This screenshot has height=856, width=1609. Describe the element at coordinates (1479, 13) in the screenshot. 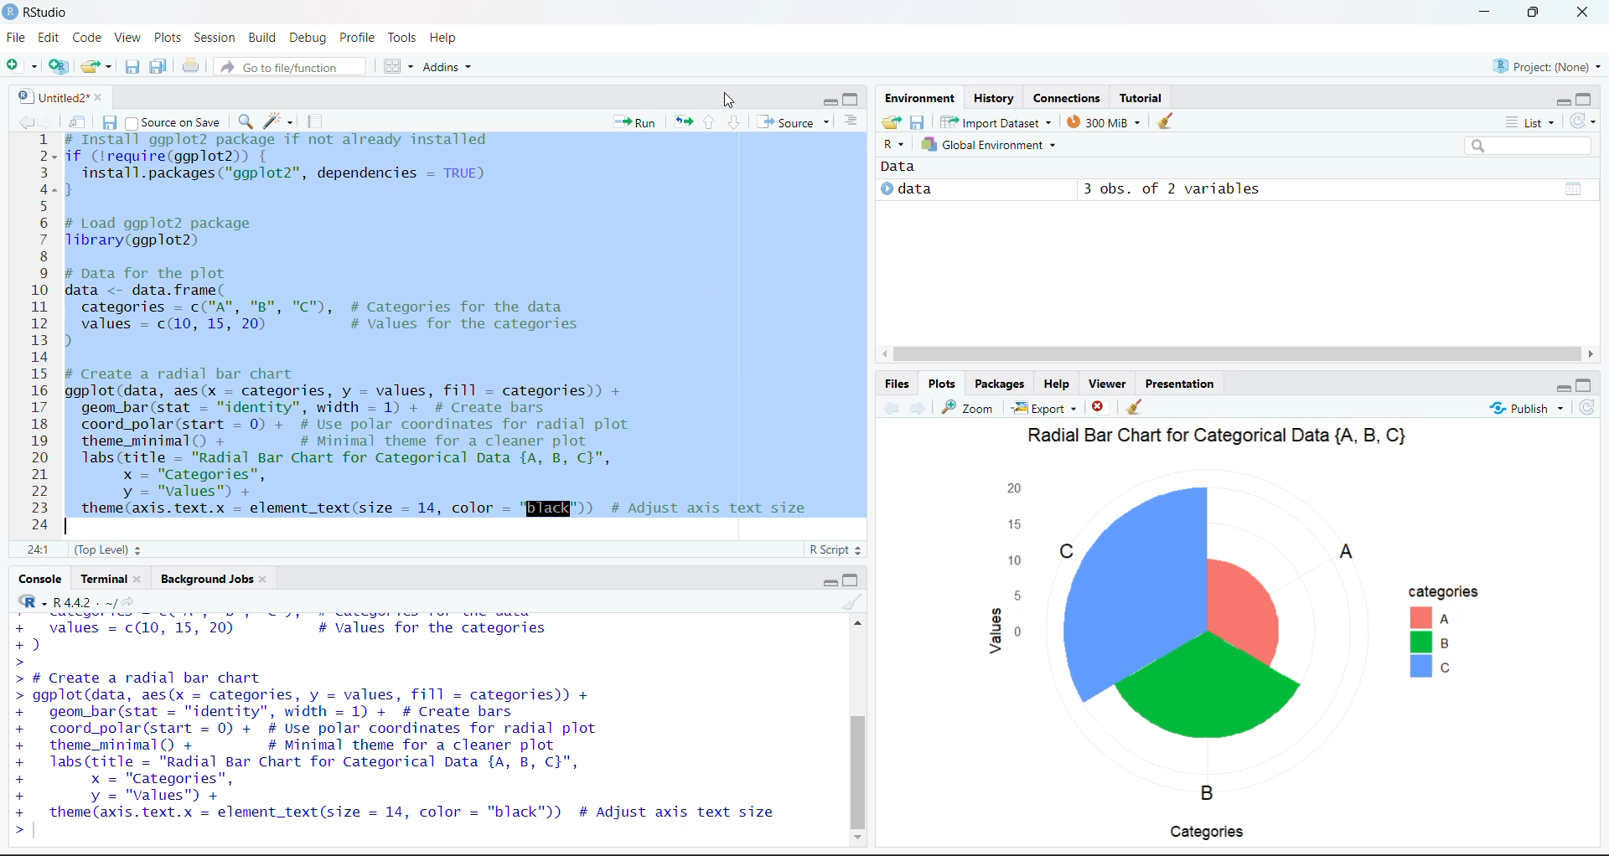

I see `minimize` at that location.